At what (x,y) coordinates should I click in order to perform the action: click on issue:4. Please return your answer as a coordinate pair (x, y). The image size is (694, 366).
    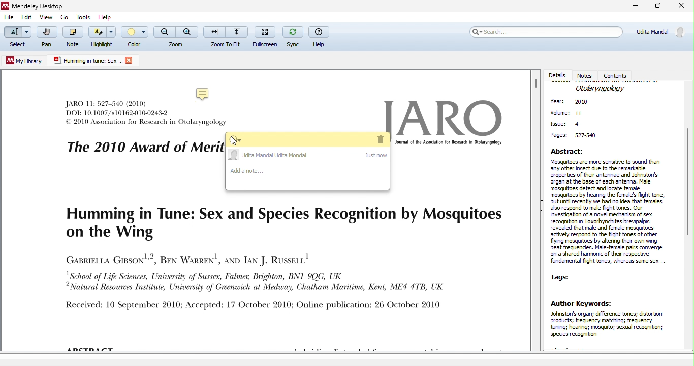
    Looking at the image, I should click on (565, 123).